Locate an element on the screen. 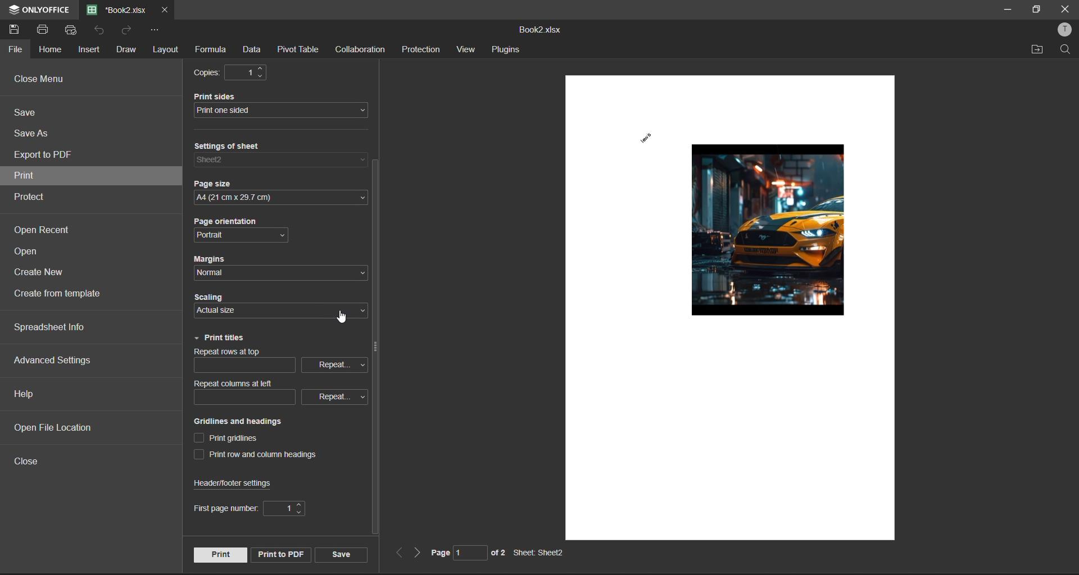 This screenshot has height=575, width=1079. maximize is located at coordinates (1035, 10).